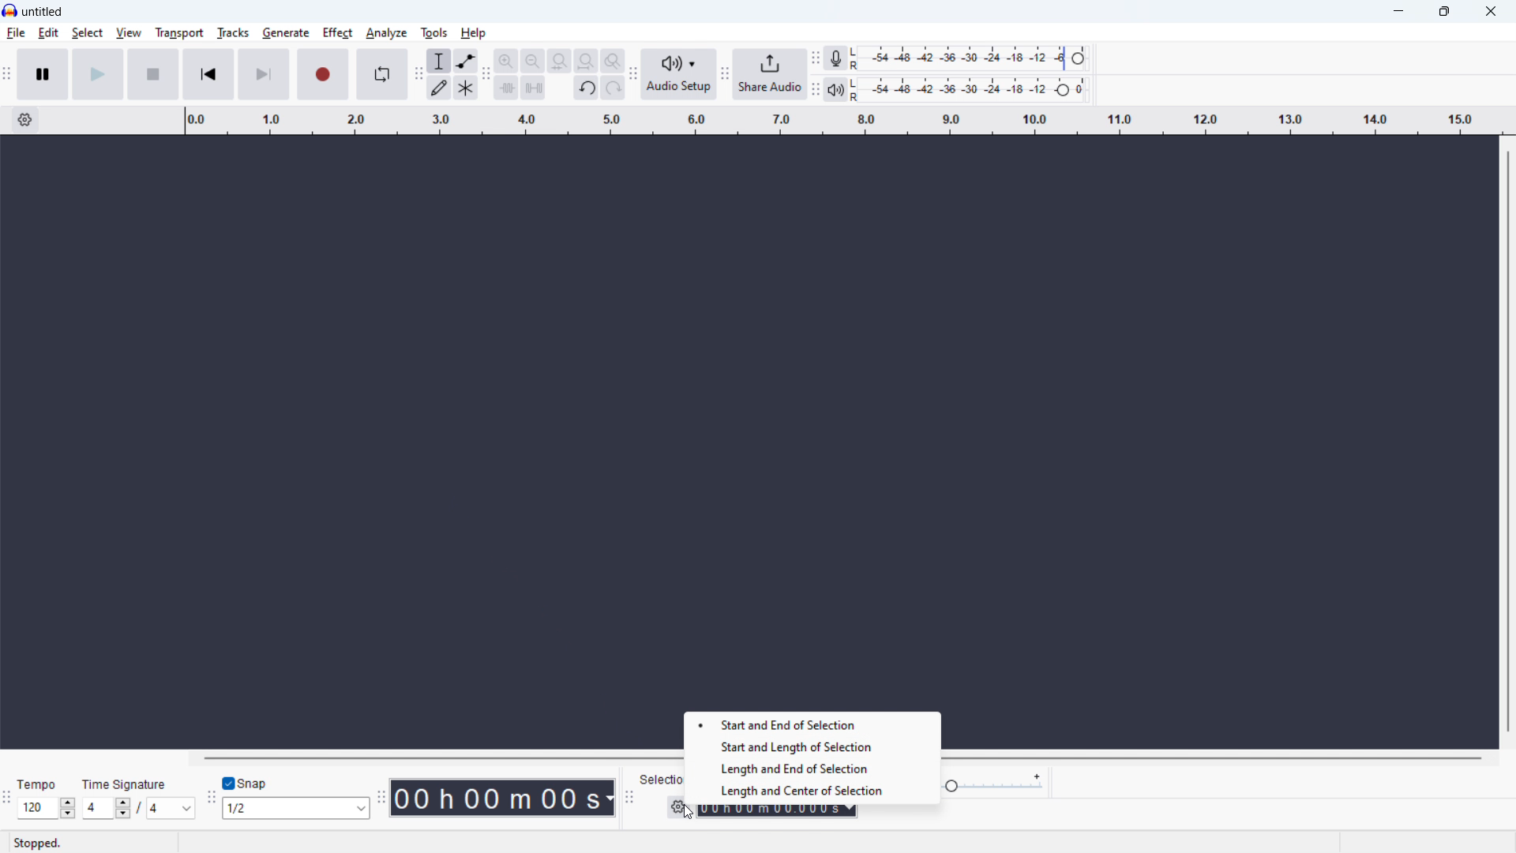 The image size is (1516, 853). I want to click on pause, so click(43, 74).